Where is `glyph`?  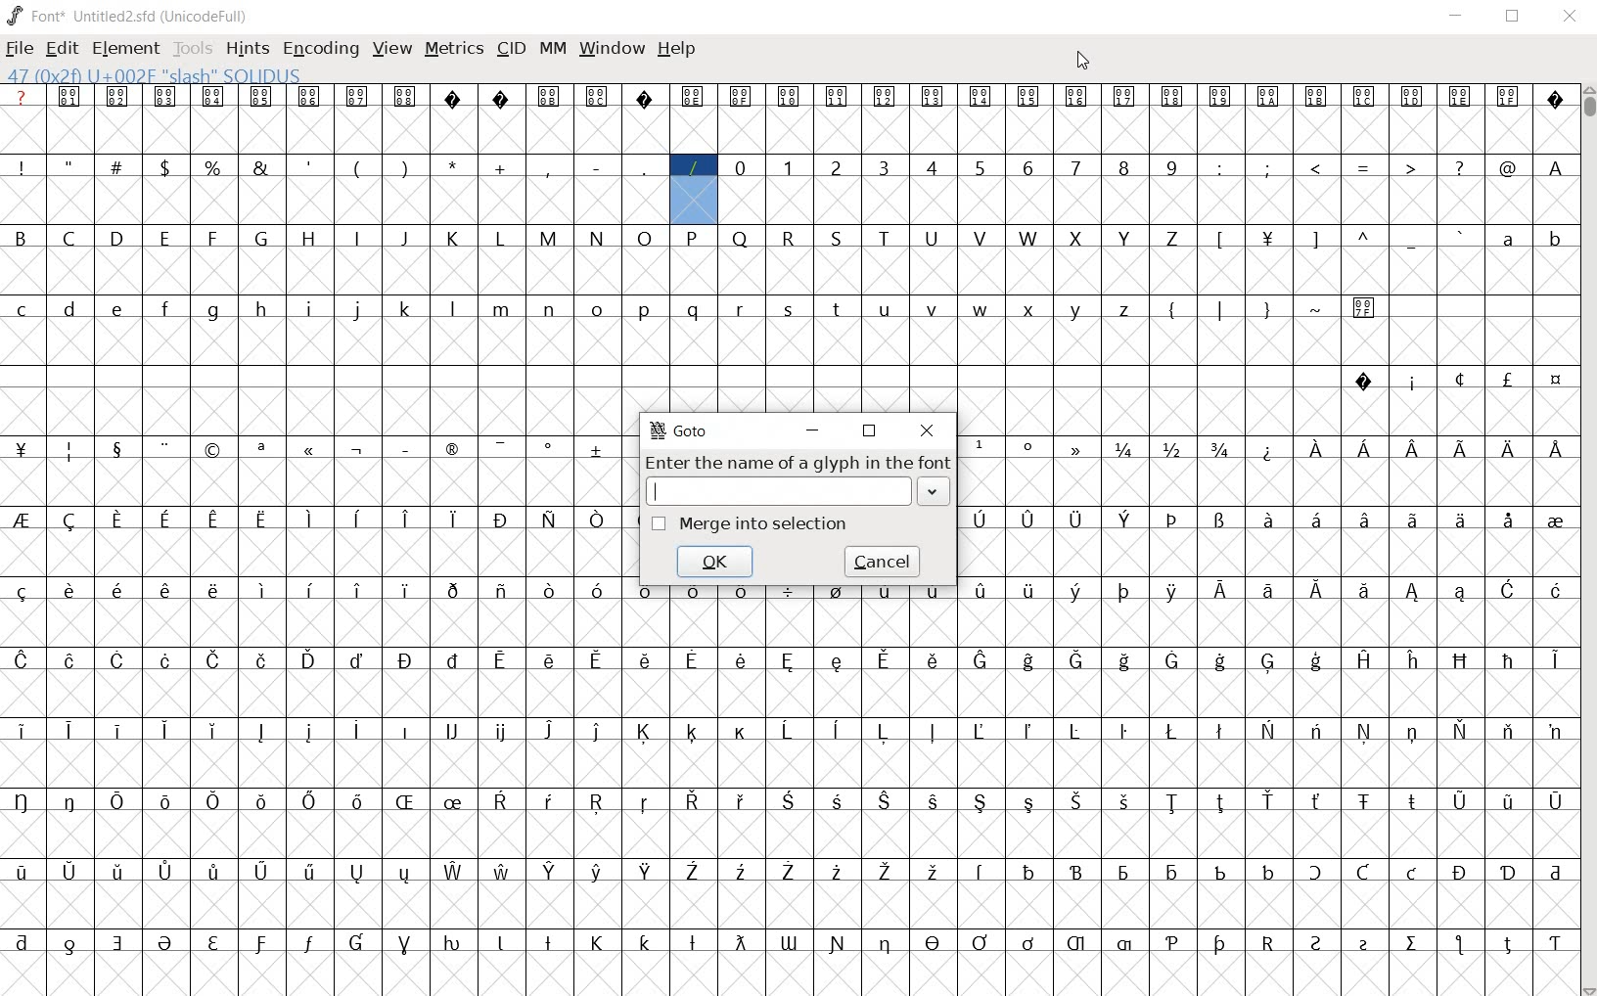 glyph is located at coordinates (70, 871).